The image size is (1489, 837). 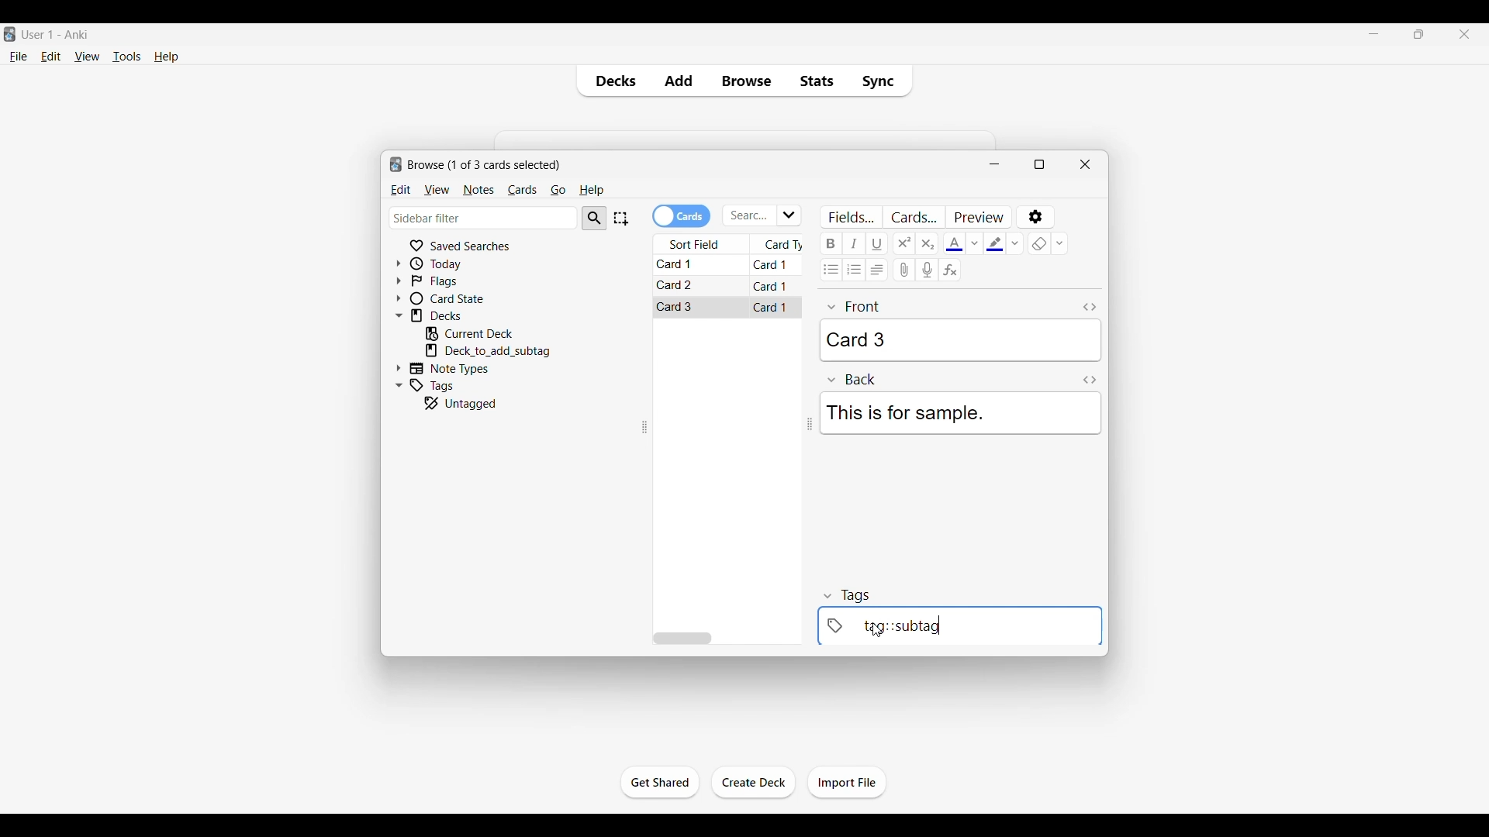 What do you see at coordinates (1059, 243) in the screenshot?
I see `Remove formatting options` at bounding box center [1059, 243].